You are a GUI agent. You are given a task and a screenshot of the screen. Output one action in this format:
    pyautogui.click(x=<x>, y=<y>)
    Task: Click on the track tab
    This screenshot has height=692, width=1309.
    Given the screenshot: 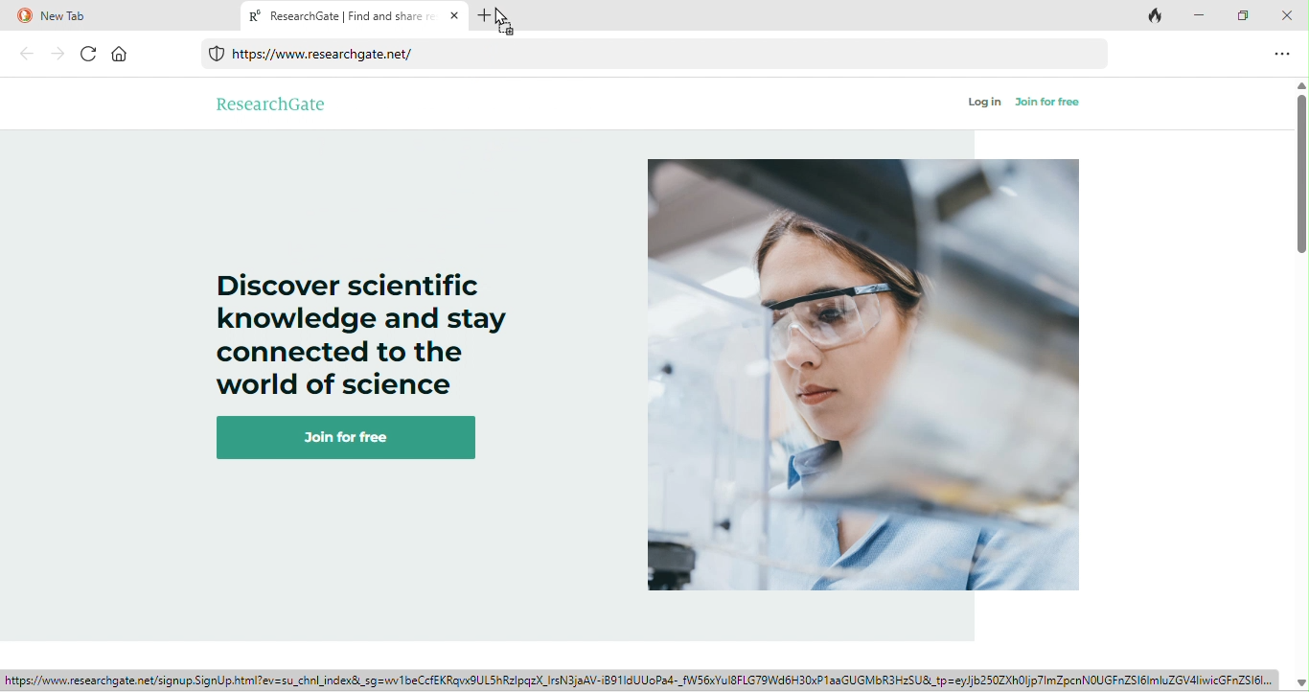 What is the action you would take?
    pyautogui.click(x=1157, y=17)
    